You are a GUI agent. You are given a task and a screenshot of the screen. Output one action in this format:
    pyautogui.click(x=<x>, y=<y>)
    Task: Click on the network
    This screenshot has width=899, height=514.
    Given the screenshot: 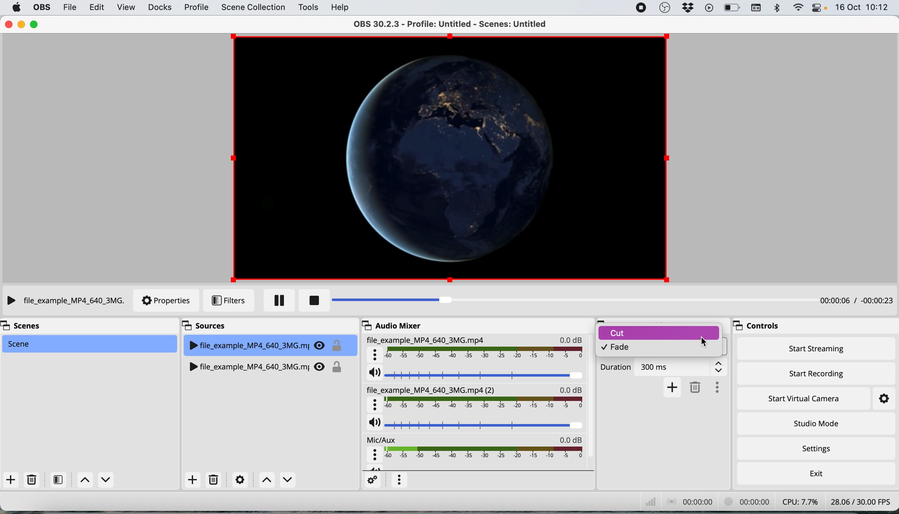 What is the action you would take?
    pyautogui.click(x=649, y=502)
    